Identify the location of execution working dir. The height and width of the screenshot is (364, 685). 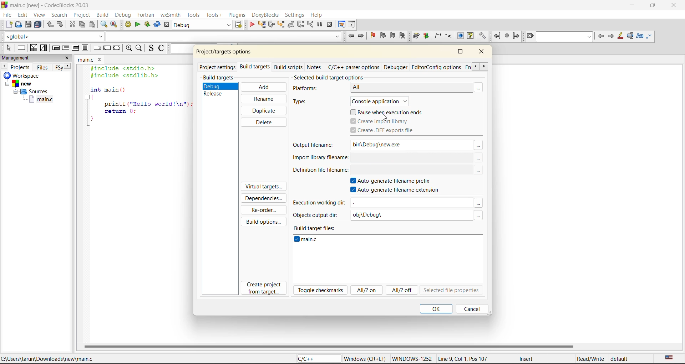
(319, 203).